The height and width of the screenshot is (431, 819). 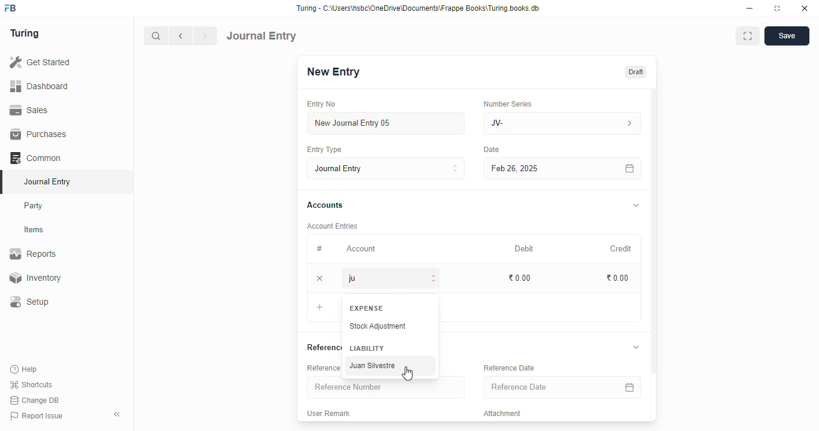 What do you see at coordinates (629, 168) in the screenshot?
I see `calendar icon` at bounding box center [629, 168].